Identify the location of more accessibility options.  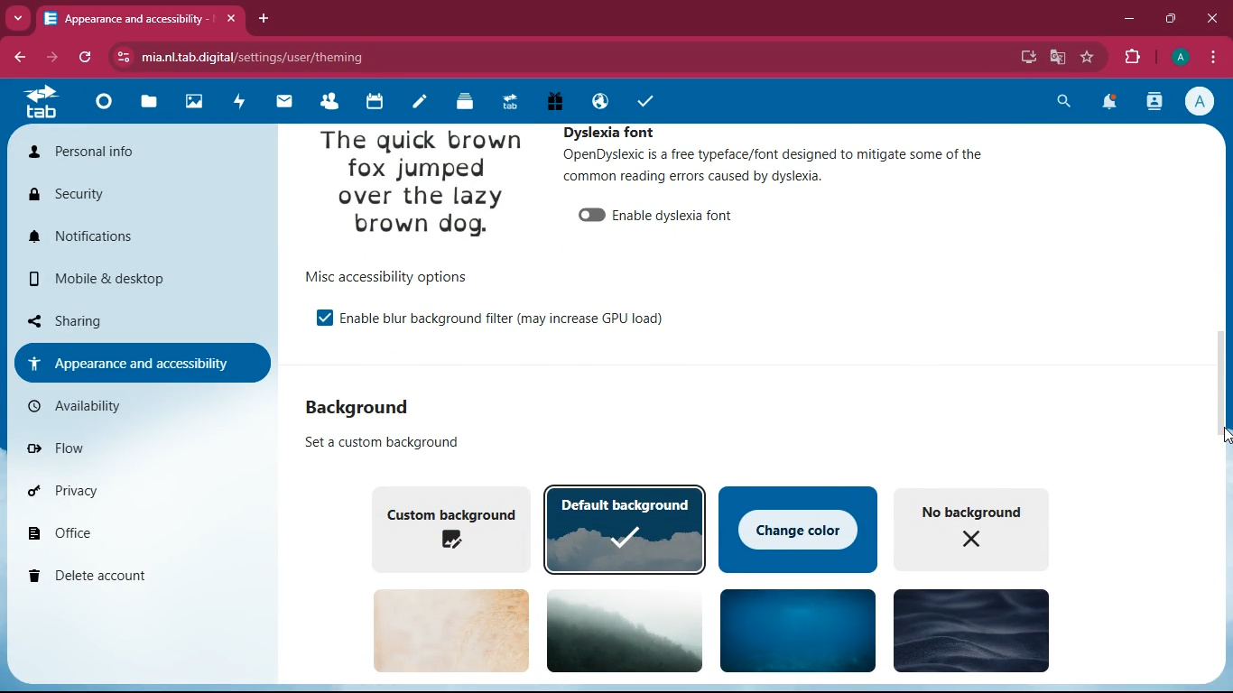
(399, 276).